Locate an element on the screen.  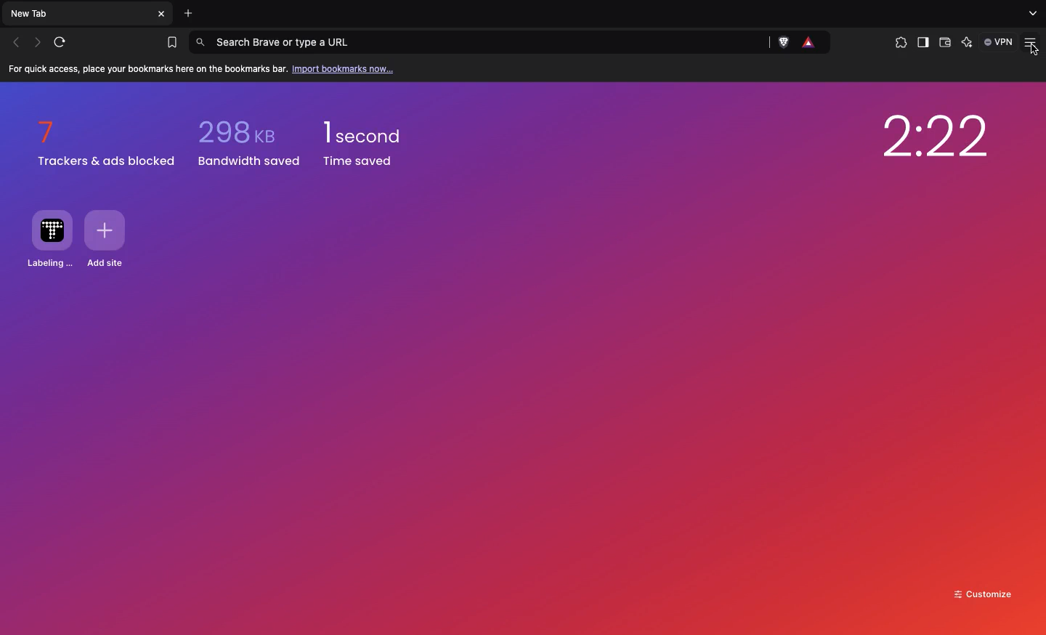
Sidebar is located at coordinates (922, 44).